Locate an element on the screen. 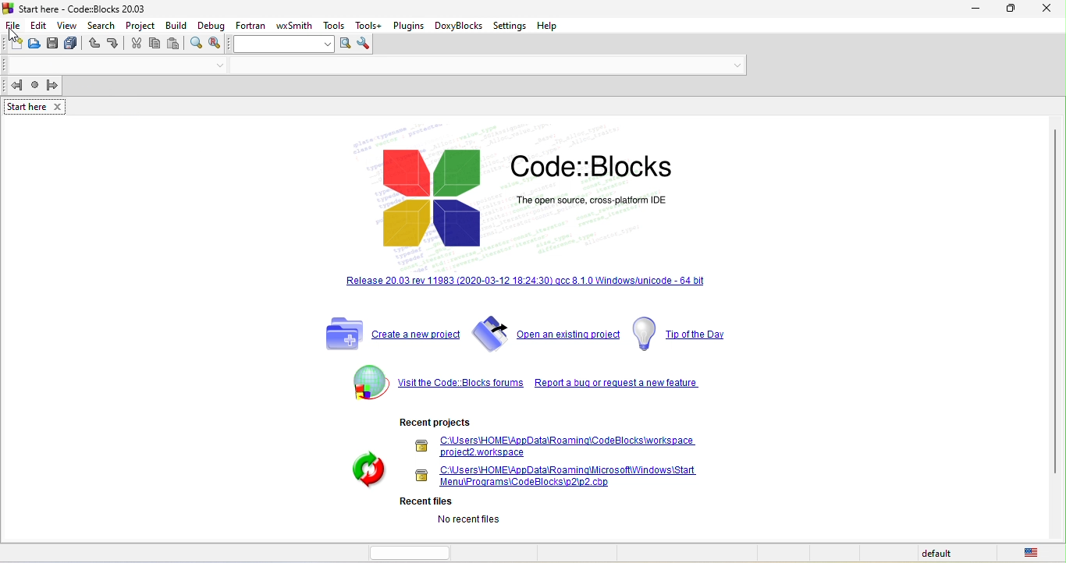 The height and width of the screenshot is (563, 1066). project is located at coordinates (141, 24).